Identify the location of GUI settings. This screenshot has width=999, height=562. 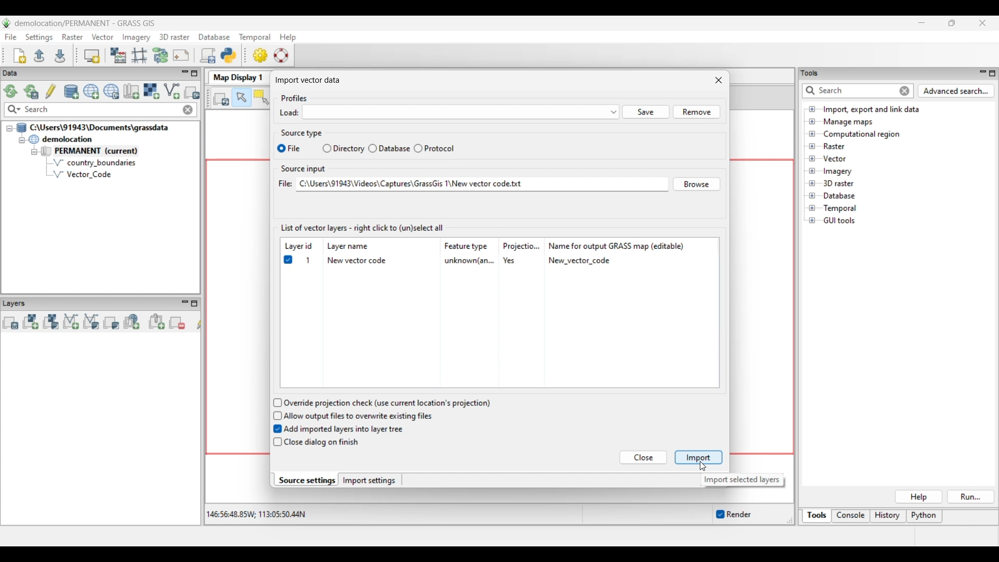
(261, 55).